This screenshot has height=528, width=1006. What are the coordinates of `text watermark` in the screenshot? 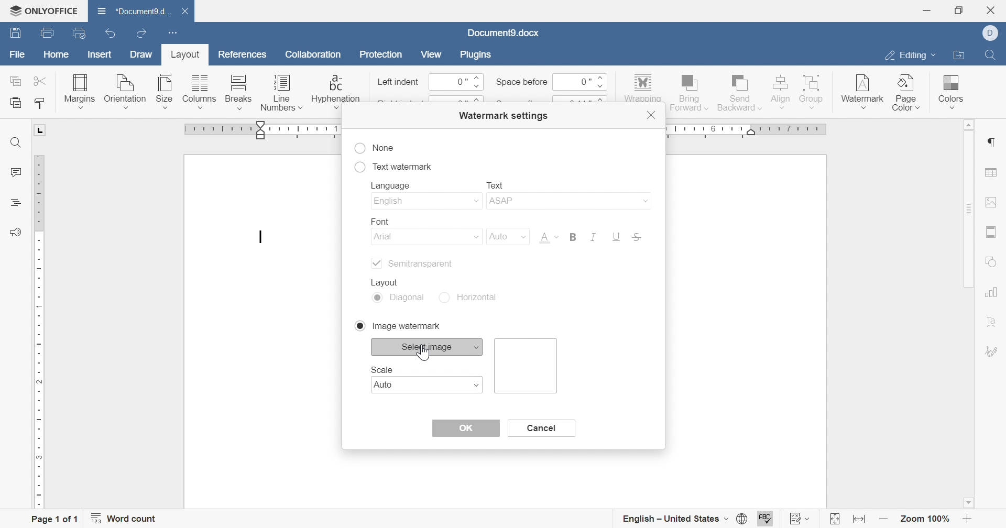 It's located at (393, 165).